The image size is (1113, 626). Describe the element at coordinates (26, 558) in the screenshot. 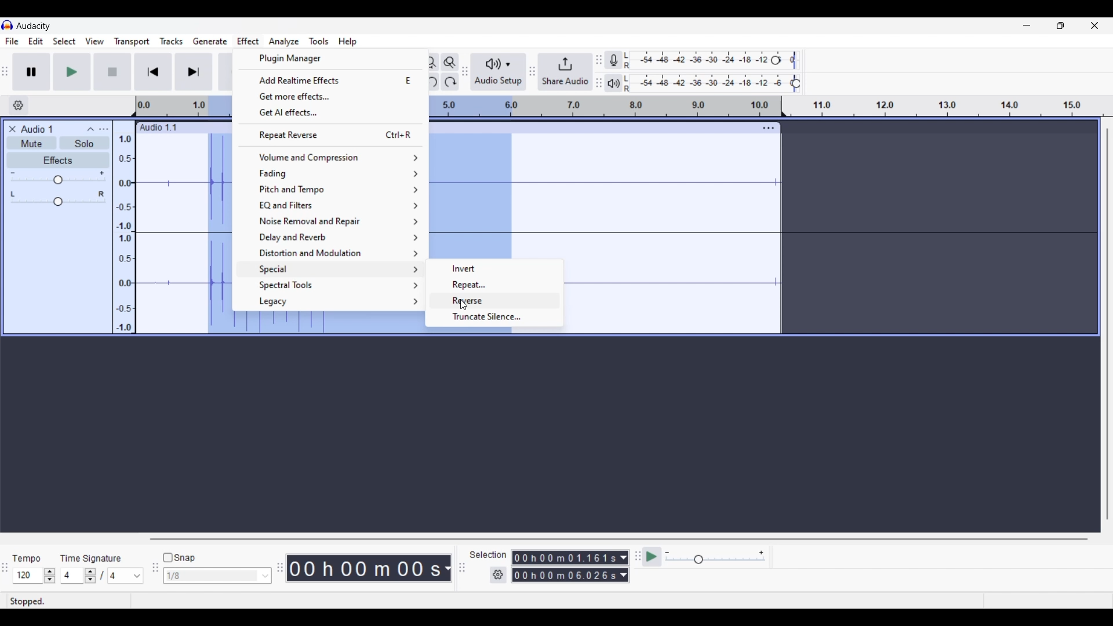

I see `Tempo` at that location.